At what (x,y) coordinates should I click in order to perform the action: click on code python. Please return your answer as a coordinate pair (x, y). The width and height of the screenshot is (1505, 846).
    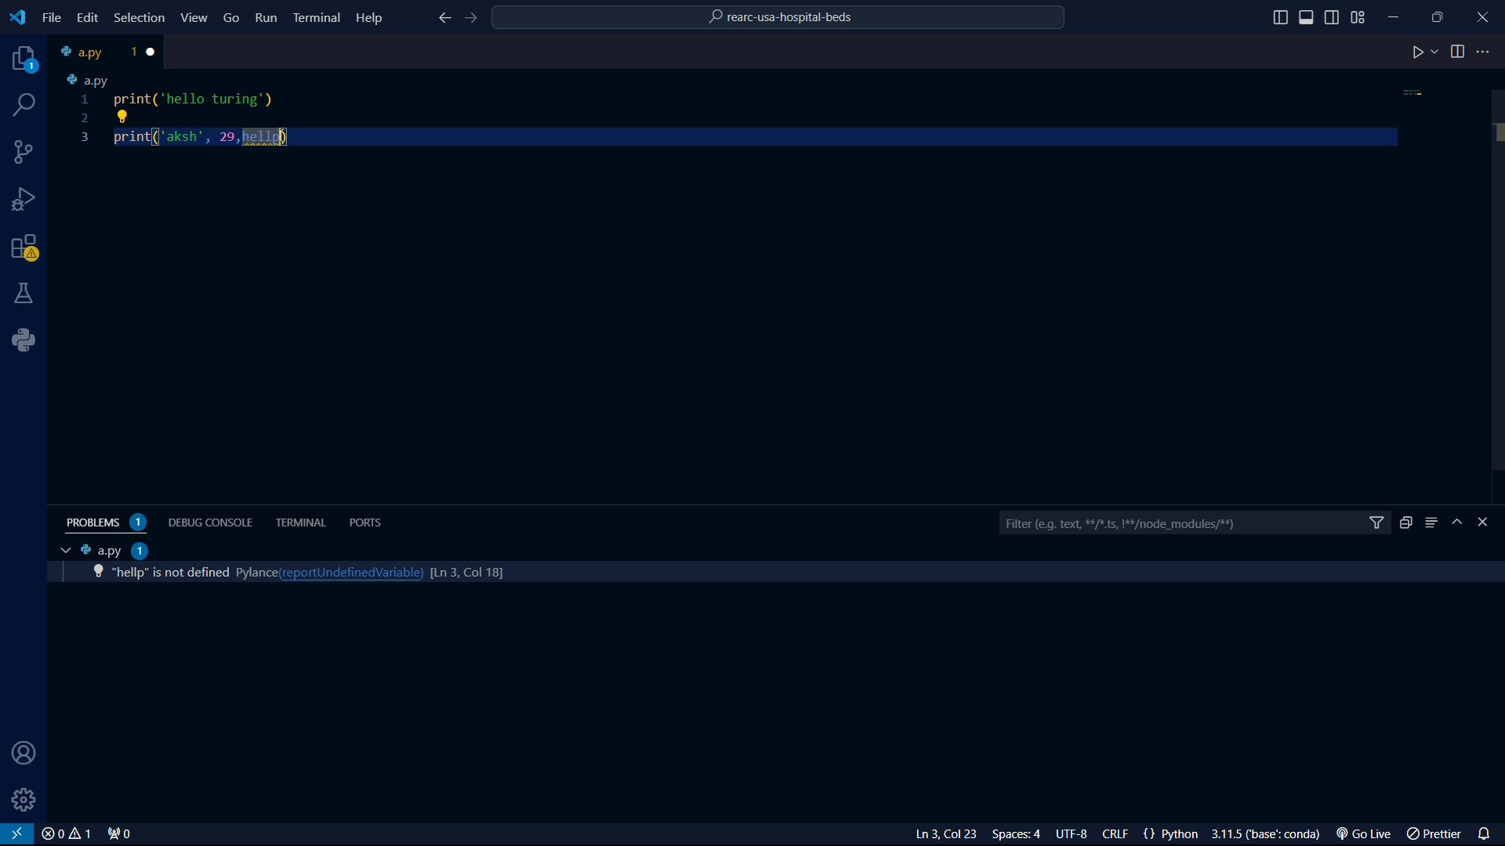
    Looking at the image, I should click on (741, 112).